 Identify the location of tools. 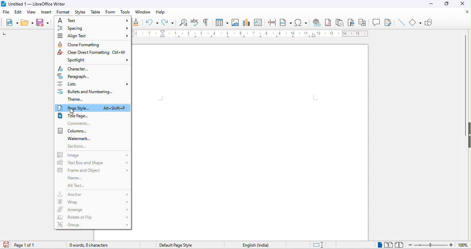
(125, 13).